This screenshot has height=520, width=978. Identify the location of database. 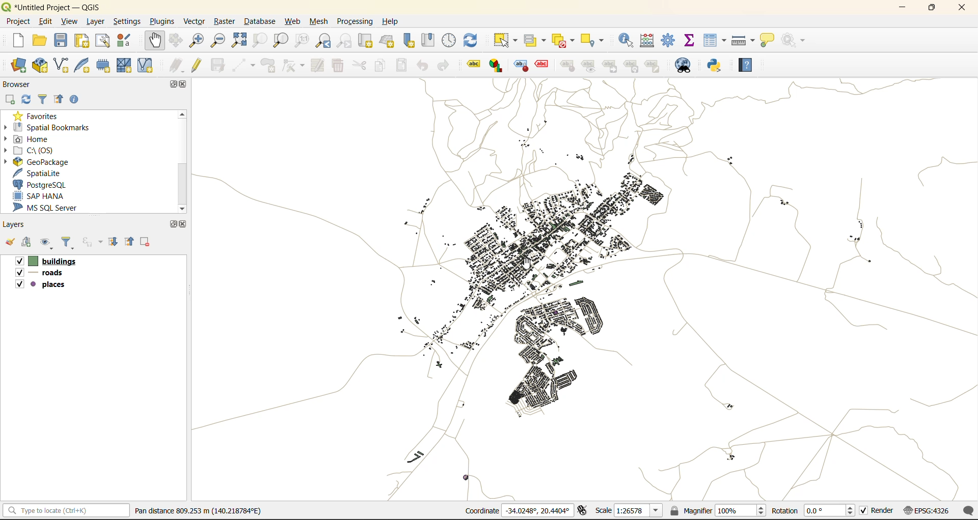
(259, 20).